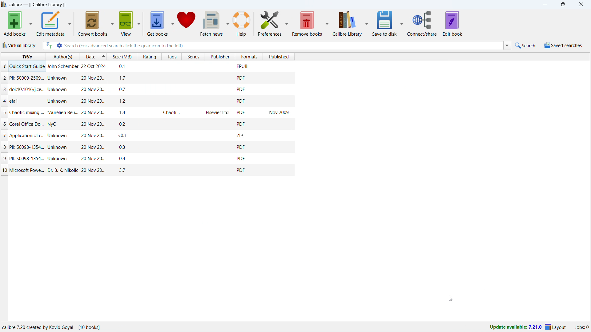  Describe the element at coordinates (157, 23) in the screenshot. I see `get books` at that location.